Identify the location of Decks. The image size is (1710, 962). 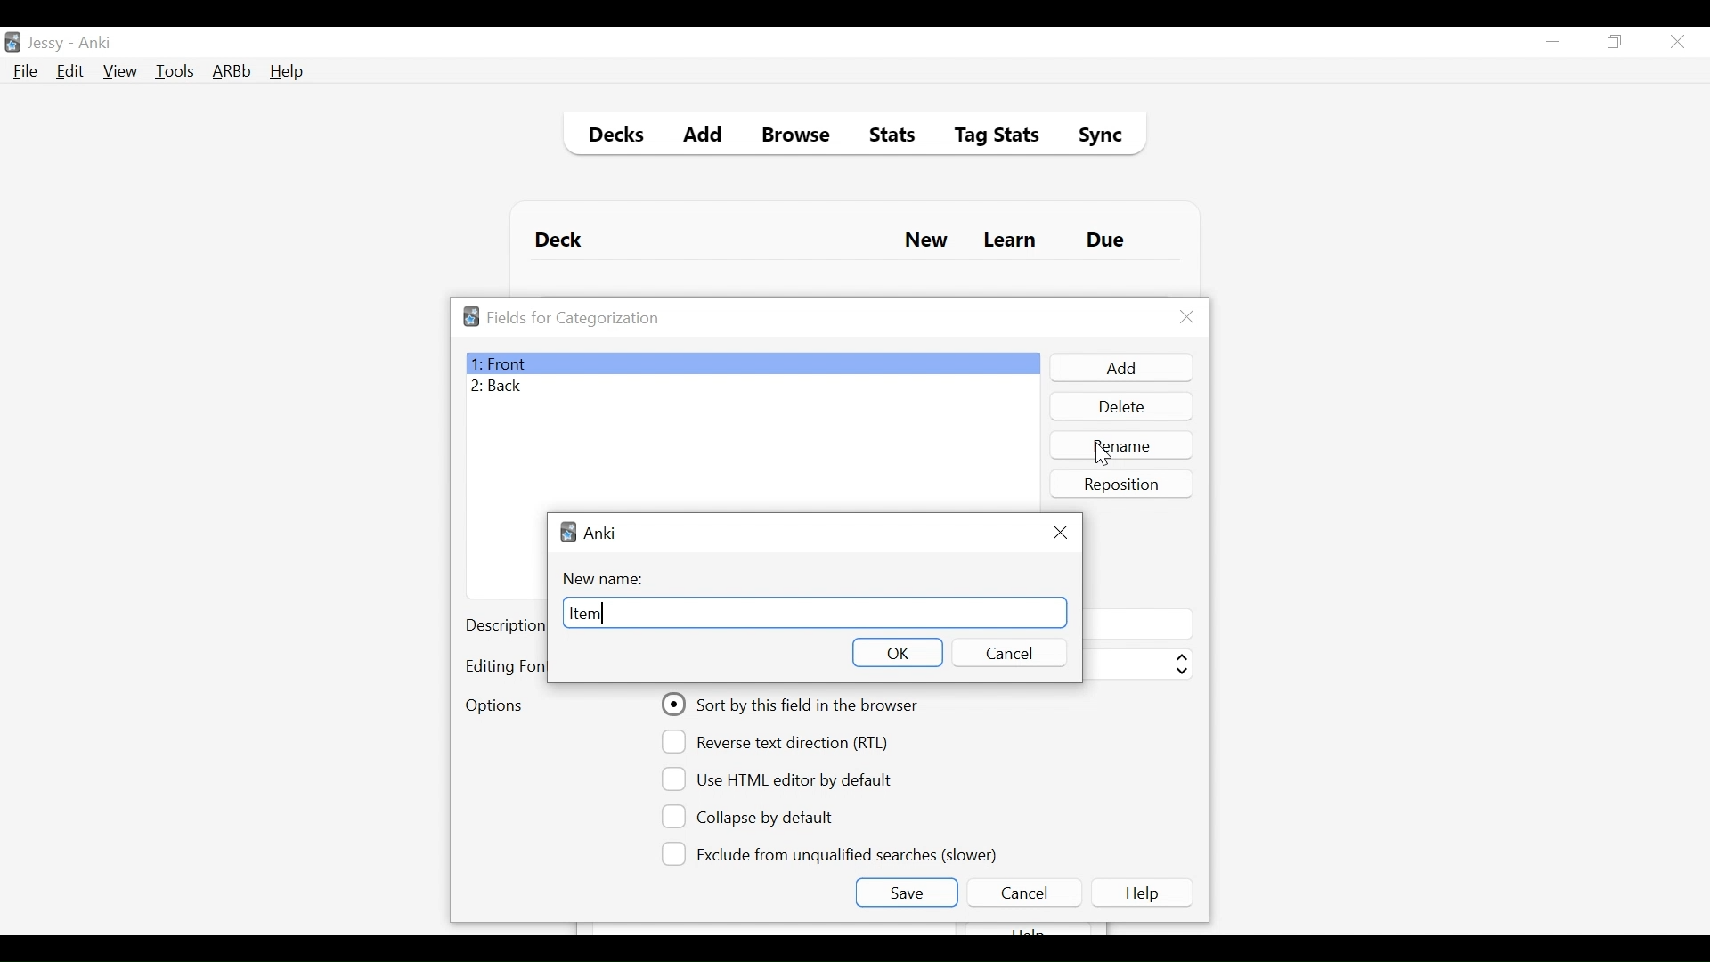
(612, 137).